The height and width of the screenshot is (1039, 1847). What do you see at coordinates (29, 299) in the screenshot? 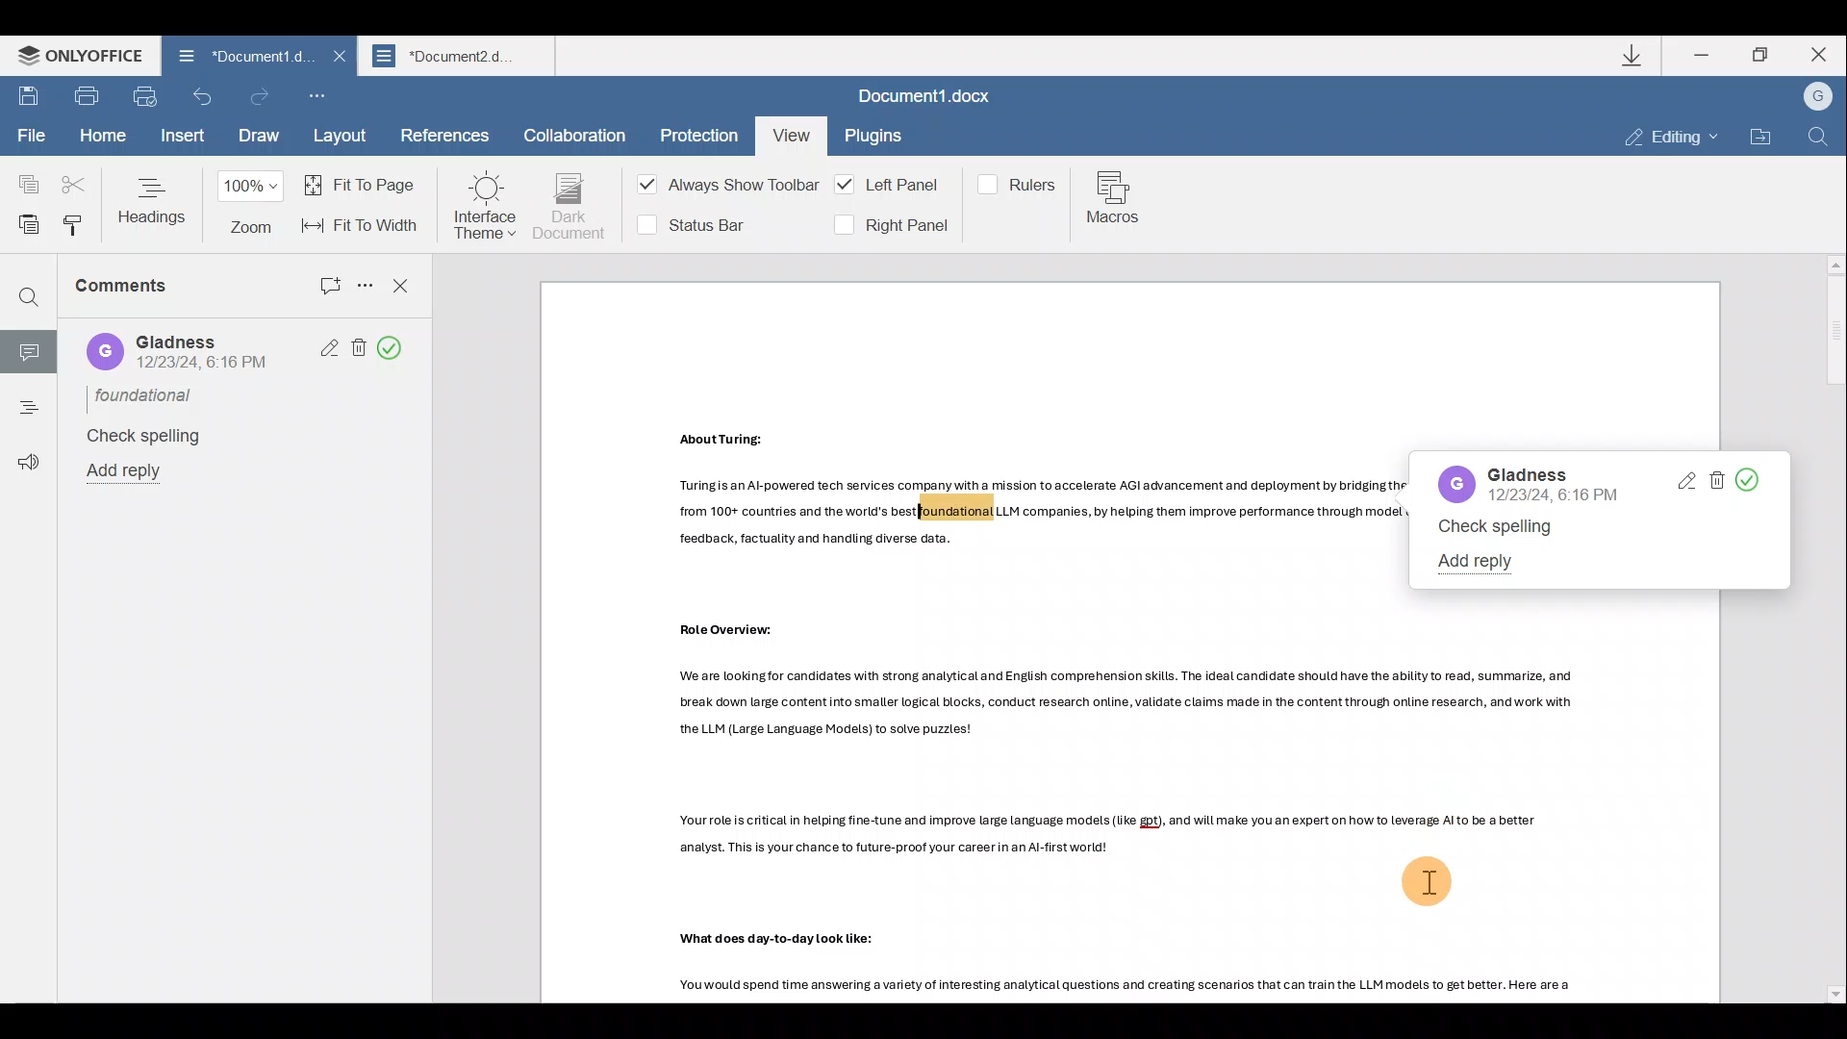
I see `Find` at bounding box center [29, 299].